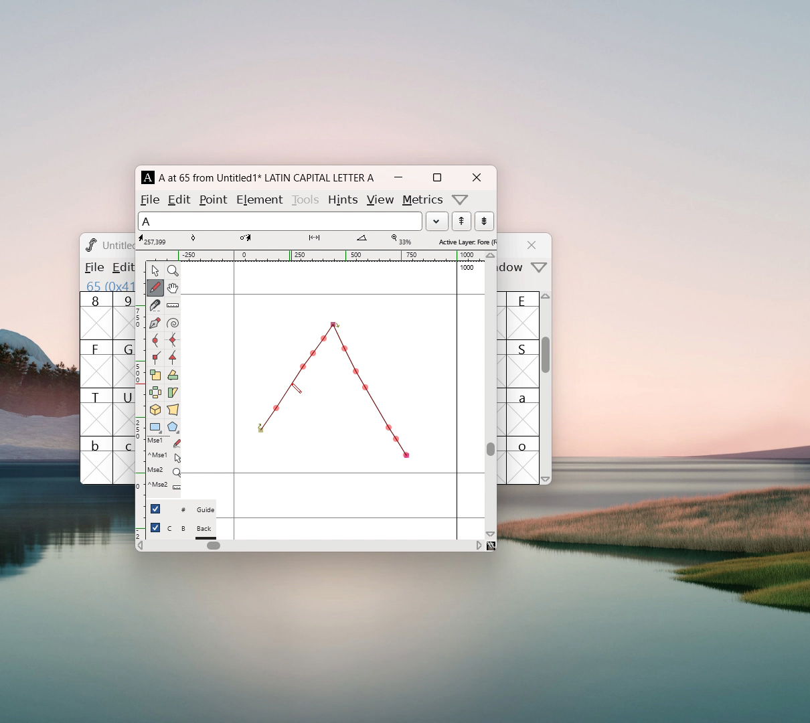 The height and width of the screenshot is (723, 810). Describe the element at coordinates (155, 376) in the screenshot. I see `scale the selection` at that location.